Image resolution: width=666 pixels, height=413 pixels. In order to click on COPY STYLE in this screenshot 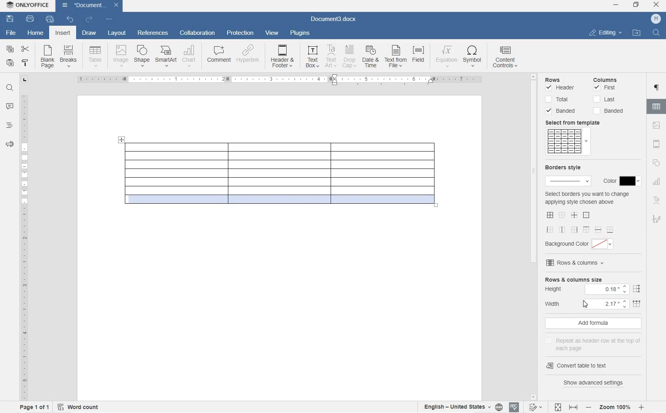, I will do `click(25, 63)`.